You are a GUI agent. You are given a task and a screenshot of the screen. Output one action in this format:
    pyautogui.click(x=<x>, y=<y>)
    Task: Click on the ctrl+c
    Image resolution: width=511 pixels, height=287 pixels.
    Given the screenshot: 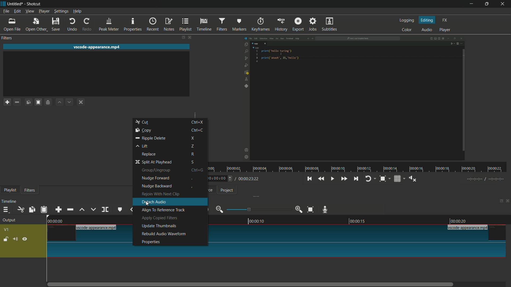 What is the action you would take?
    pyautogui.click(x=197, y=130)
    